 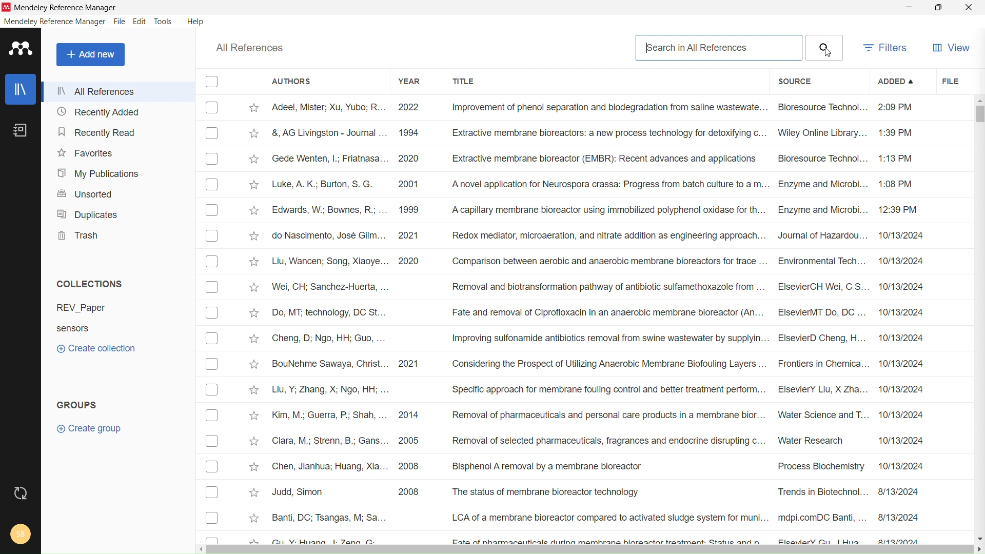 I want to click on file, so click(x=119, y=22).